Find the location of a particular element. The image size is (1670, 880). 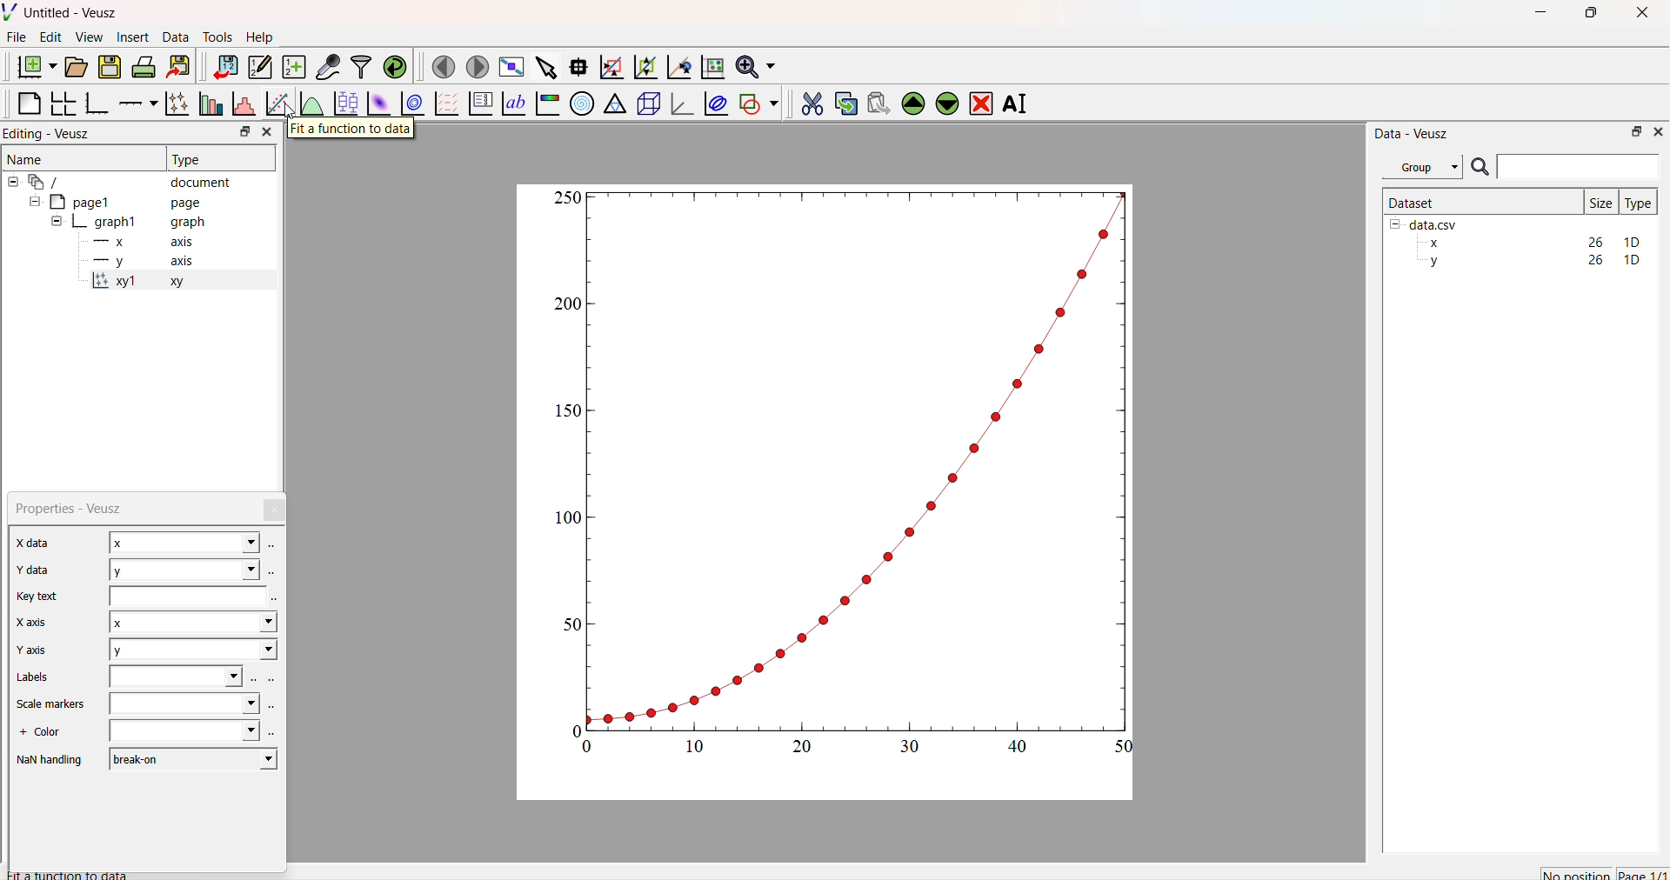

Select using dataset browser is located at coordinates (265, 677).